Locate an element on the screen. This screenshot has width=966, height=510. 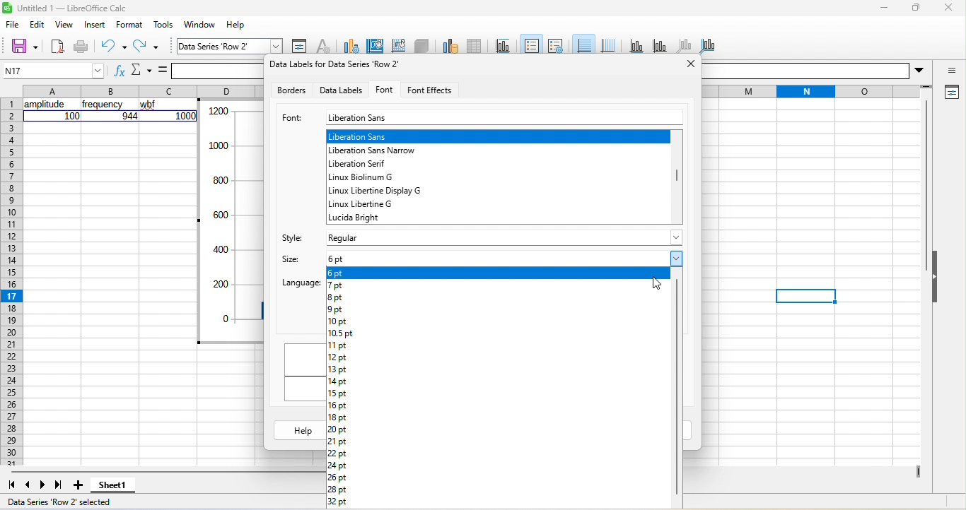
size is located at coordinates (287, 259).